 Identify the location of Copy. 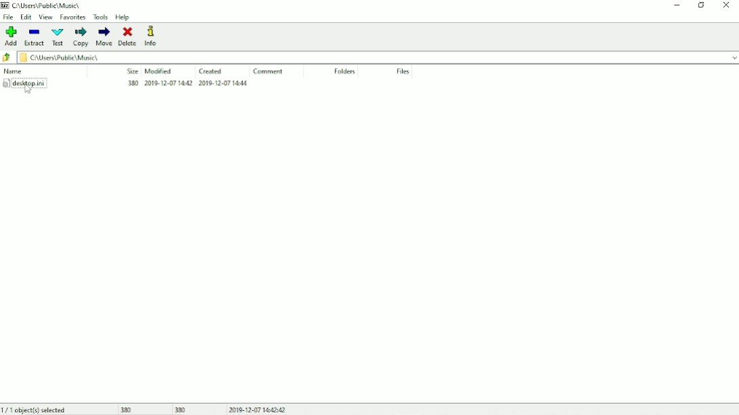
(81, 37).